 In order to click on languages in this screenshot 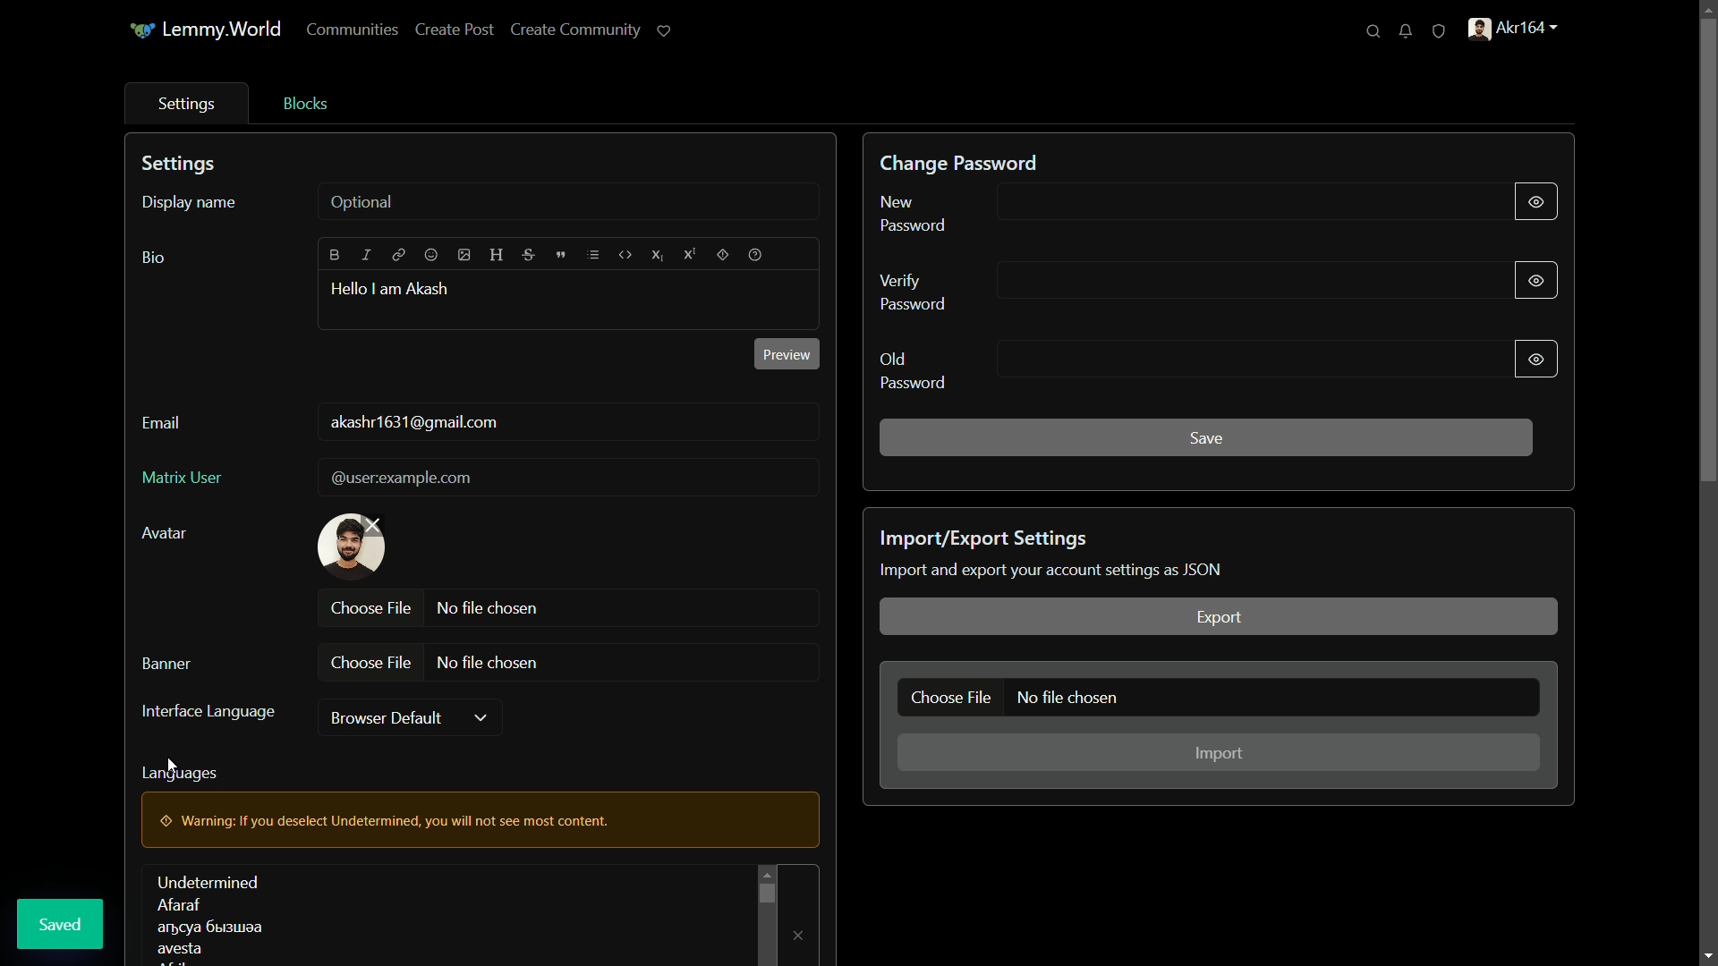, I will do `click(208, 915)`.